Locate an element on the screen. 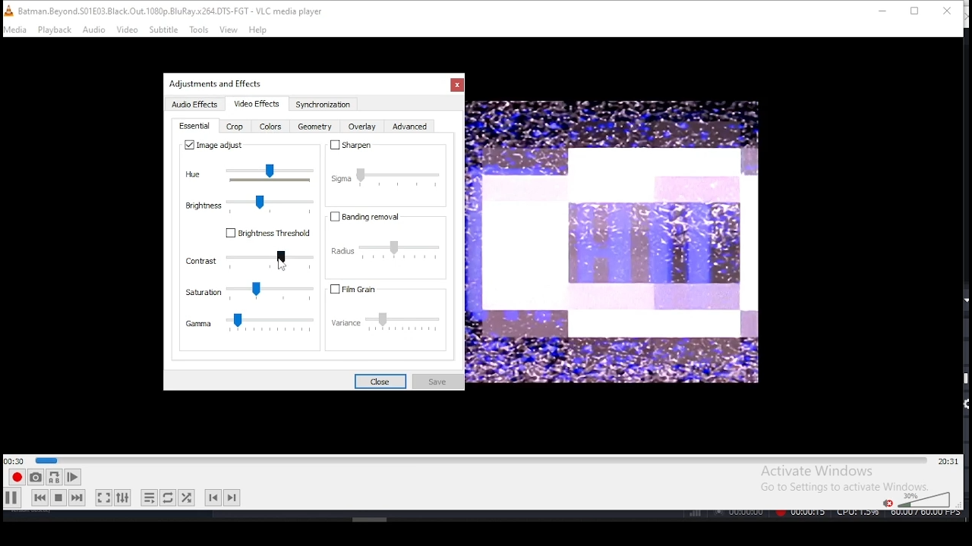 Image resolution: width=972 pixels, height=546 pixels. audio effects is located at coordinates (197, 105).